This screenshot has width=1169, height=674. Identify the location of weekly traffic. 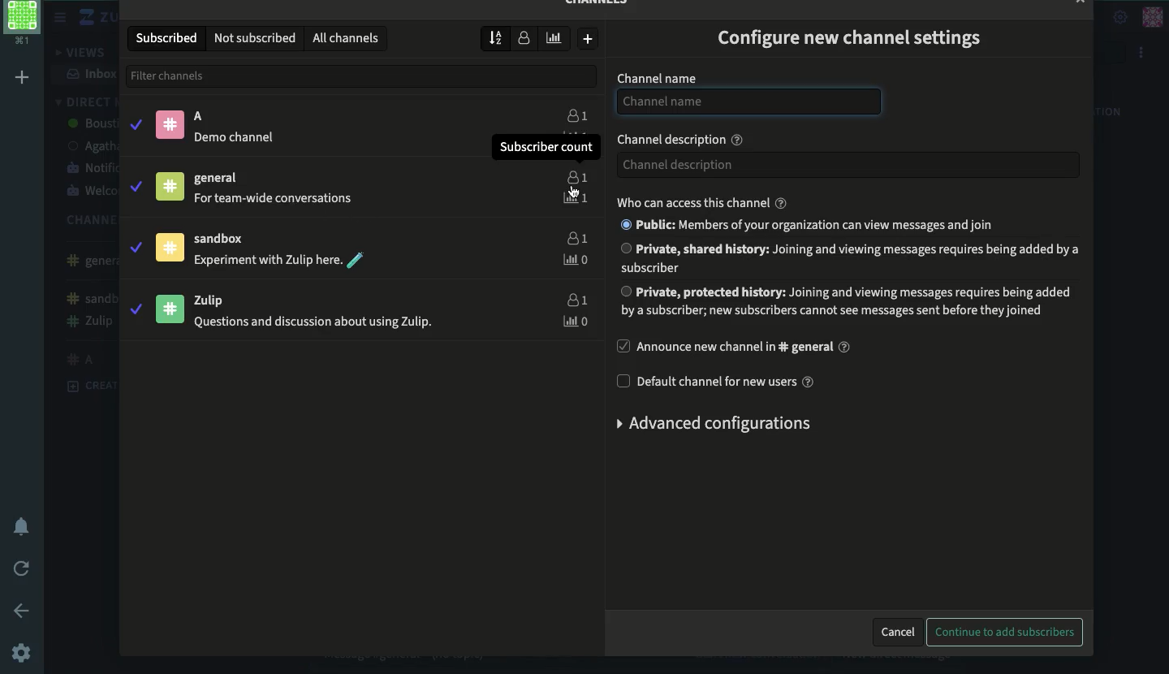
(554, 39).